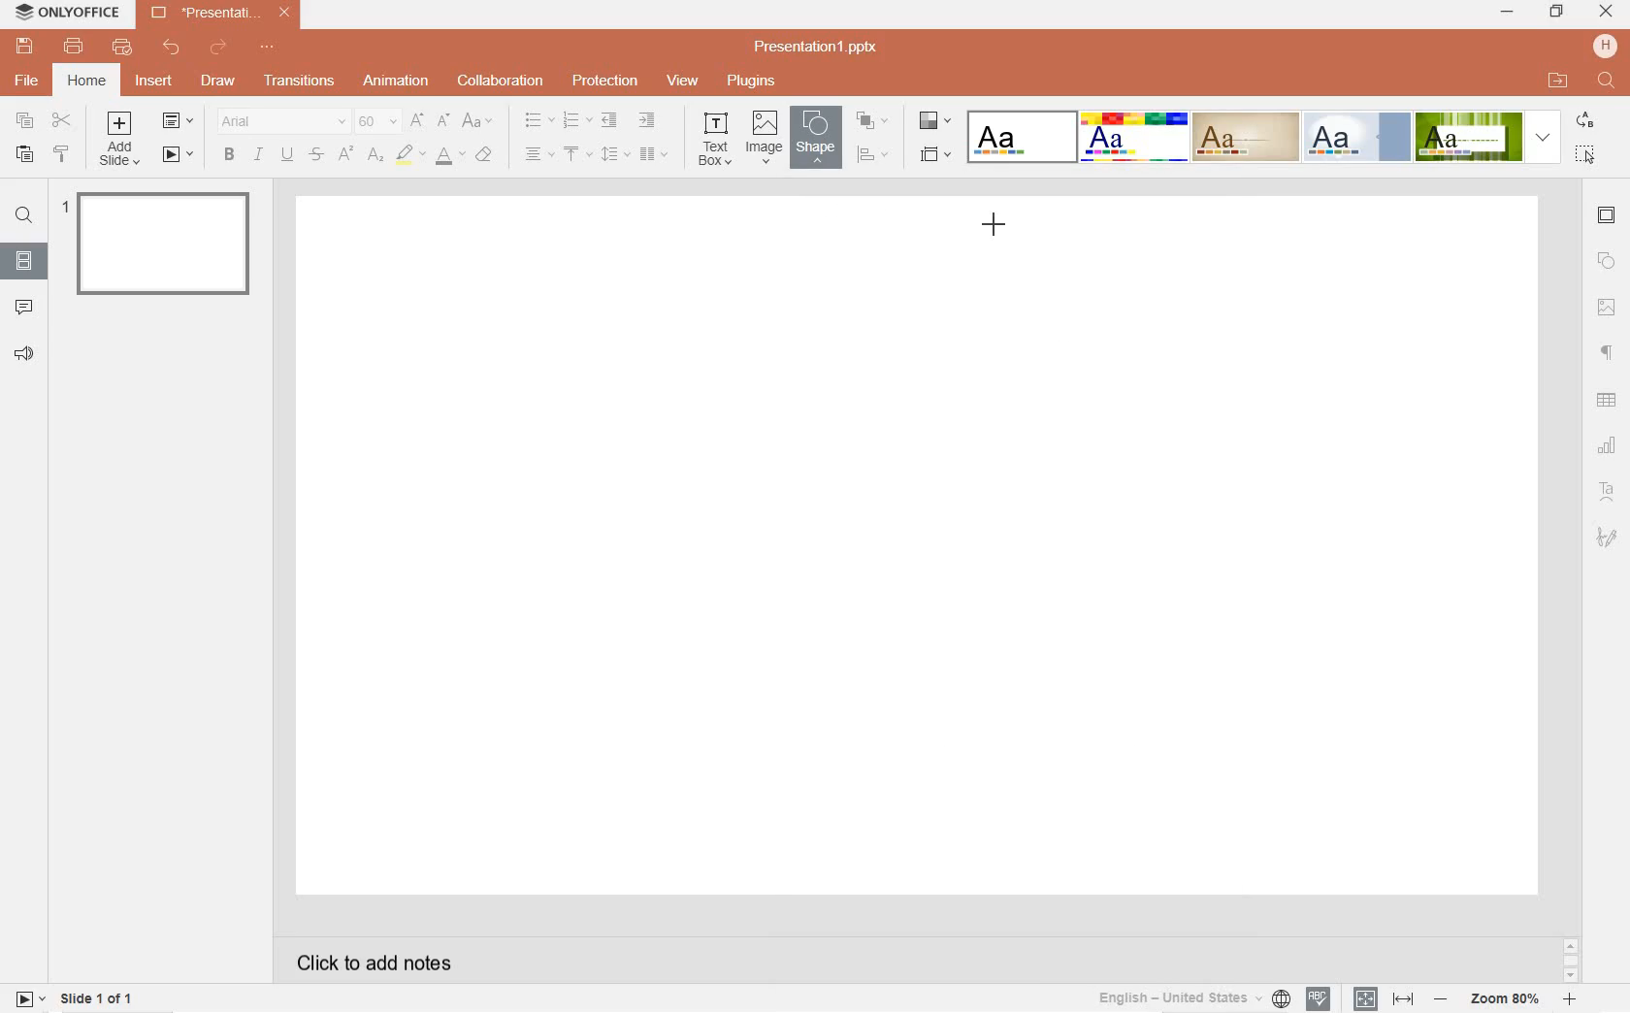 Image resolution: width=1630 pixels, height=1013 pixels. What do you see at coordinates (813, 137) in the screenshot?
I see `shape` at bounding box center [813, 137].